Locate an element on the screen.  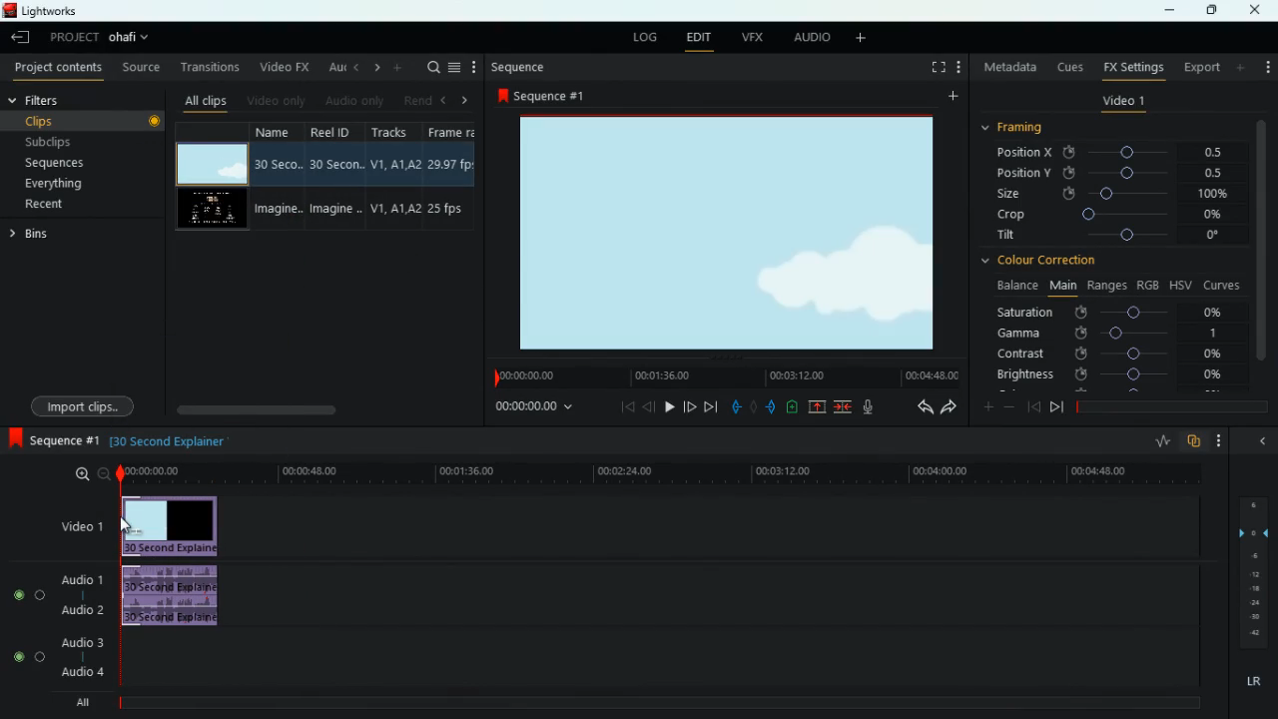
vertical scroll bar is located at coordinates (1261, 248).